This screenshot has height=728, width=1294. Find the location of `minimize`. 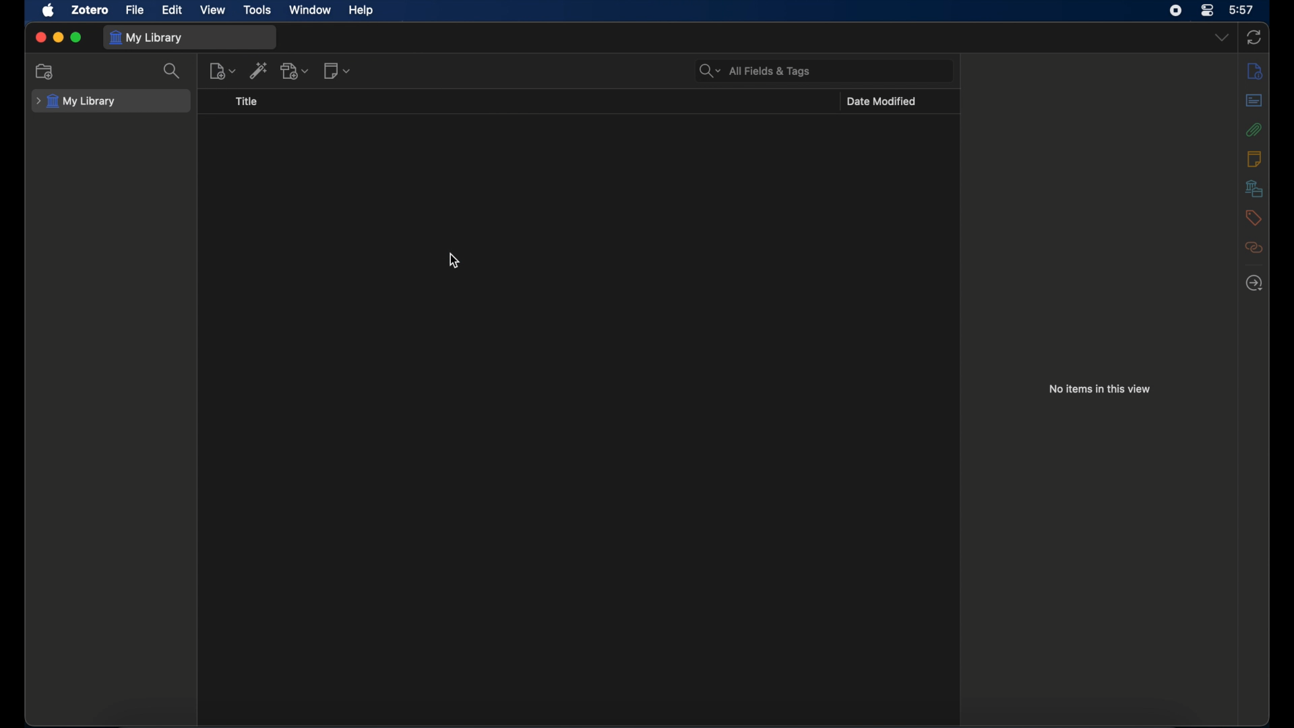

minimize is located at coordinates (58, 38).